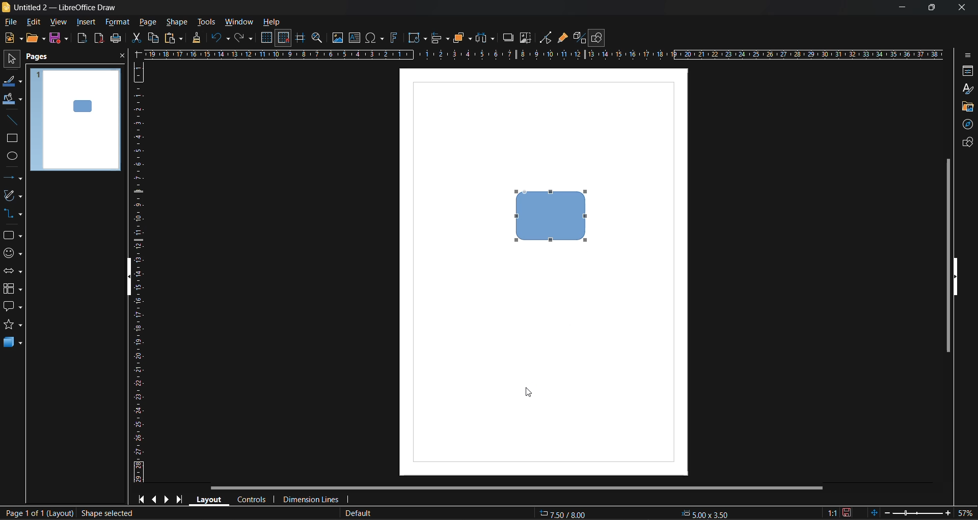  Describe the element at coordinates (318, 39) in the screenshot. I see `zoom` at that location.